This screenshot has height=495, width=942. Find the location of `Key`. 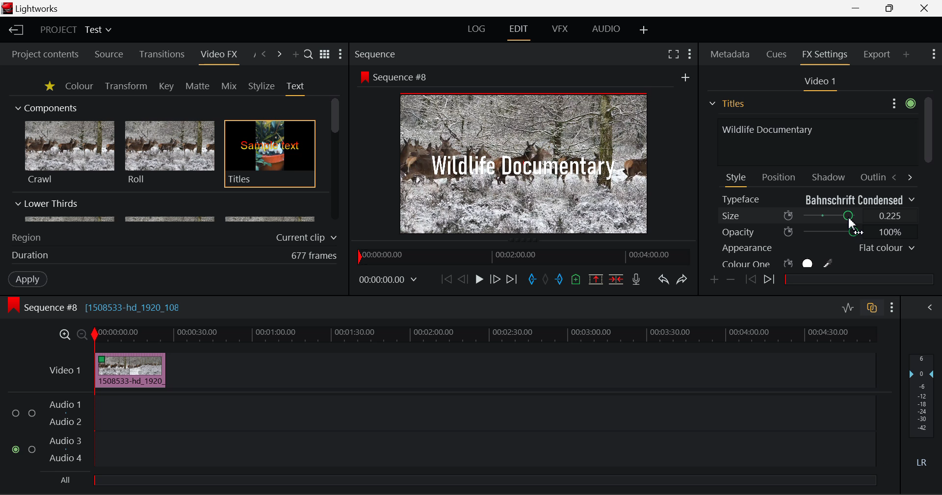

Key is located at coordinates (167, 87).